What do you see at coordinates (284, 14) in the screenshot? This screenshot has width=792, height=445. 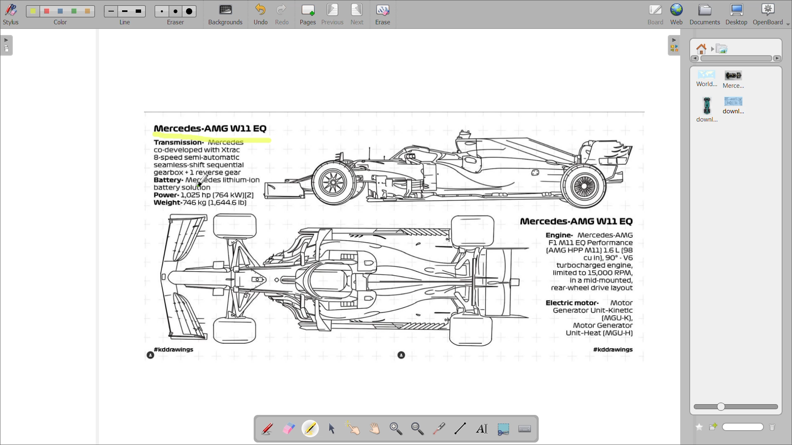 I see `redo` at bounding box center [284, 14].